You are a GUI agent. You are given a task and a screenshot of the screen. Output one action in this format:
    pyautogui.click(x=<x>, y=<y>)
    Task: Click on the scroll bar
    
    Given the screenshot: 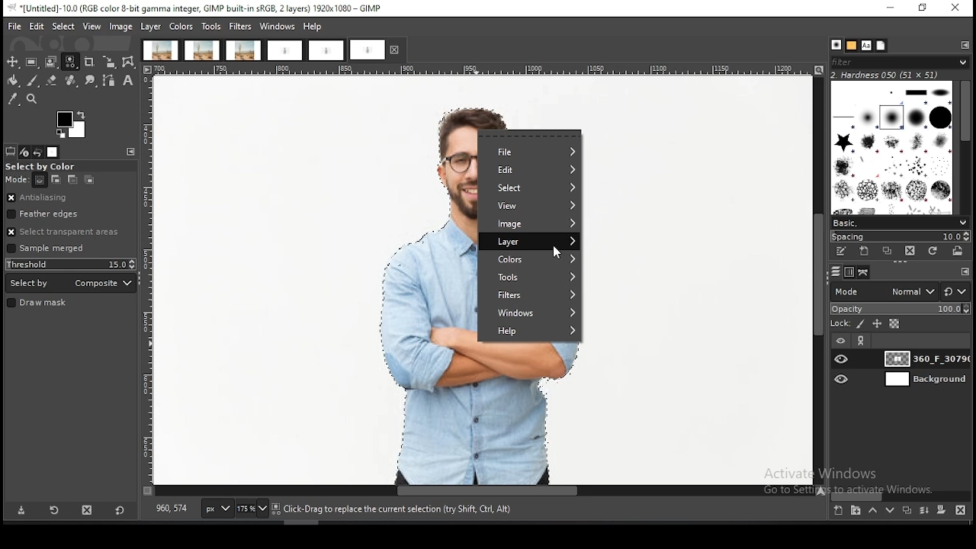 What is the action you would take?
    pyautogui.click(x=479, y=491)
    